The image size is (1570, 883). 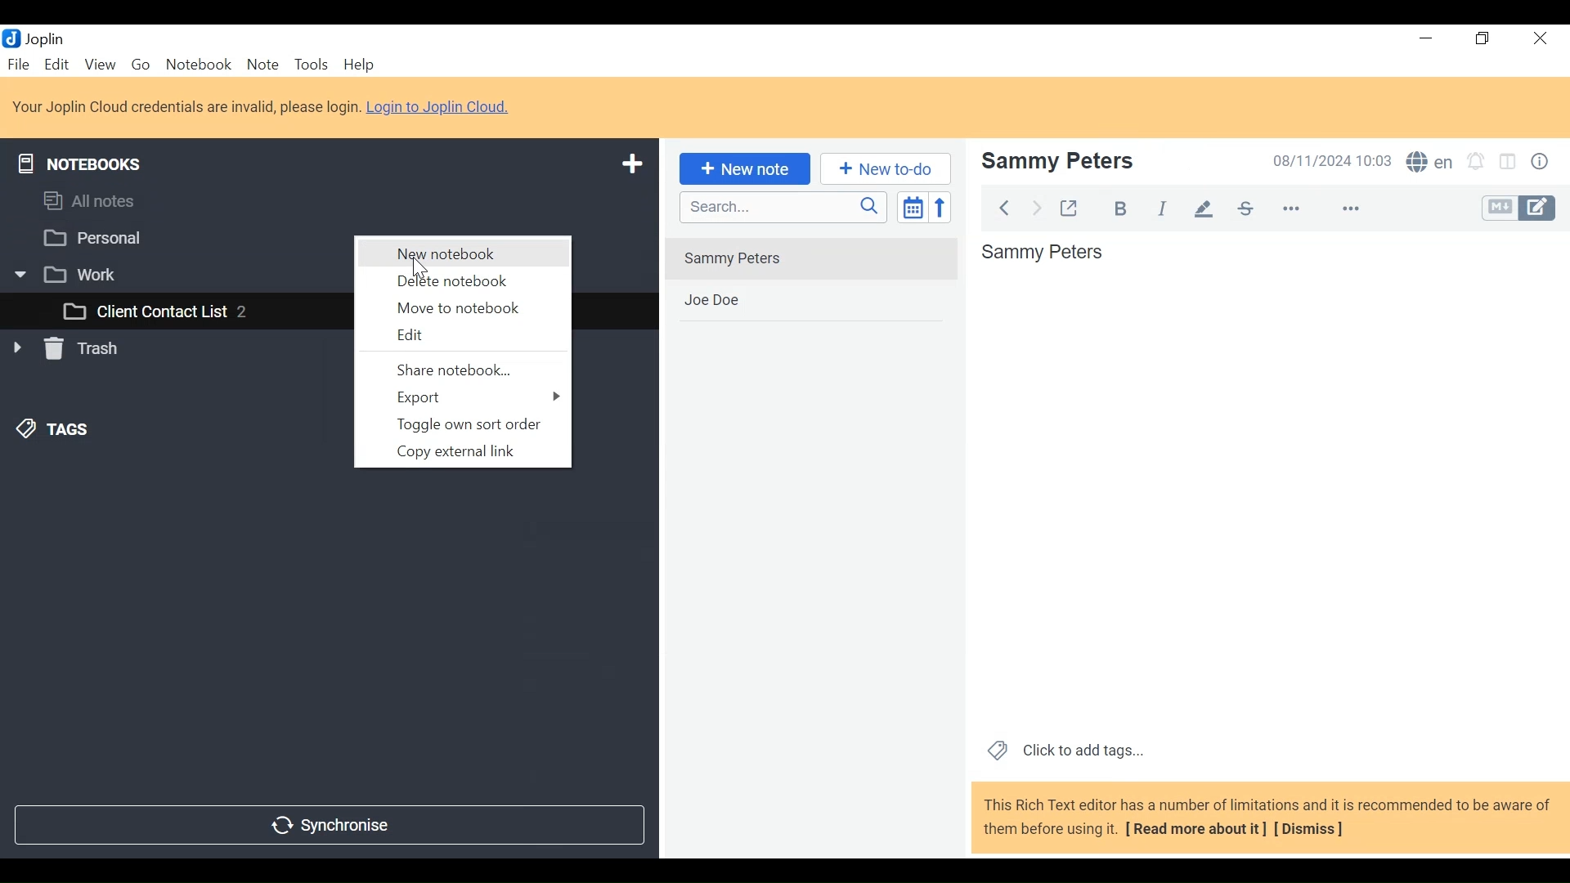 I want to click on Back, so click(x=1003, y=208).